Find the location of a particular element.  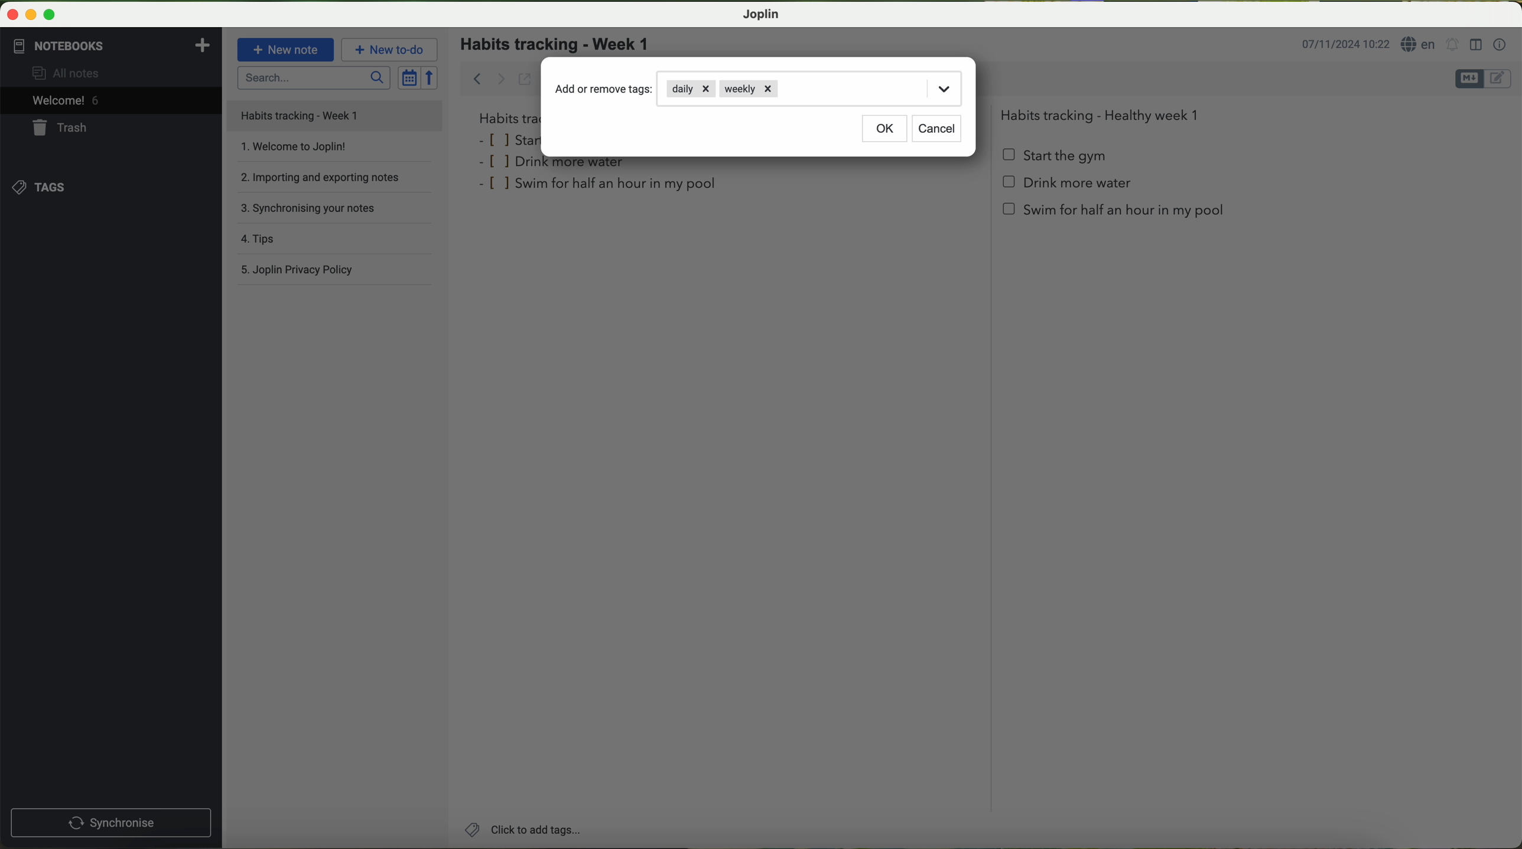

trash is located at coordinates (62, 128).